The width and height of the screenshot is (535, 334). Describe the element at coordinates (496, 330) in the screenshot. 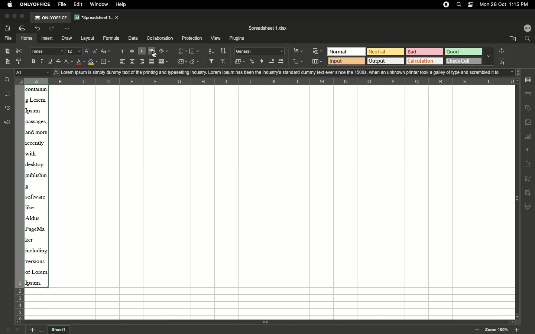

I see `Zoom ` at that location.